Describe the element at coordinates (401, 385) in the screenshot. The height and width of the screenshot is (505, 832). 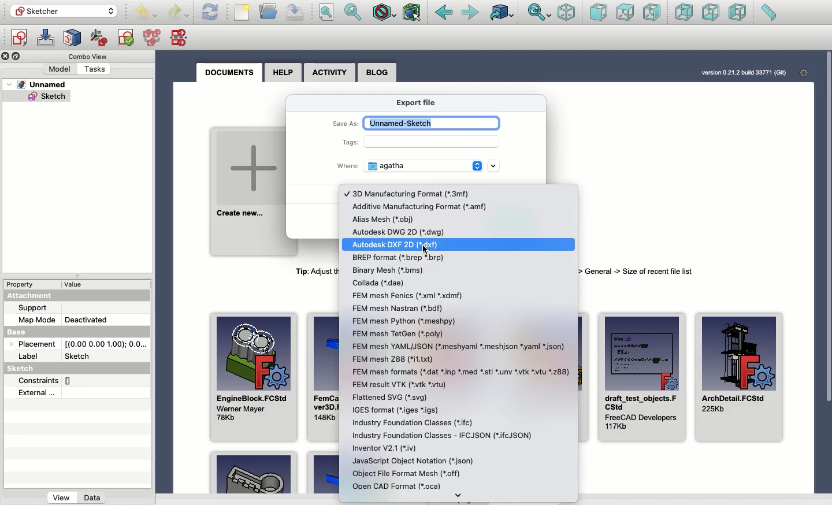
I see `vtk.vtu` at that location.